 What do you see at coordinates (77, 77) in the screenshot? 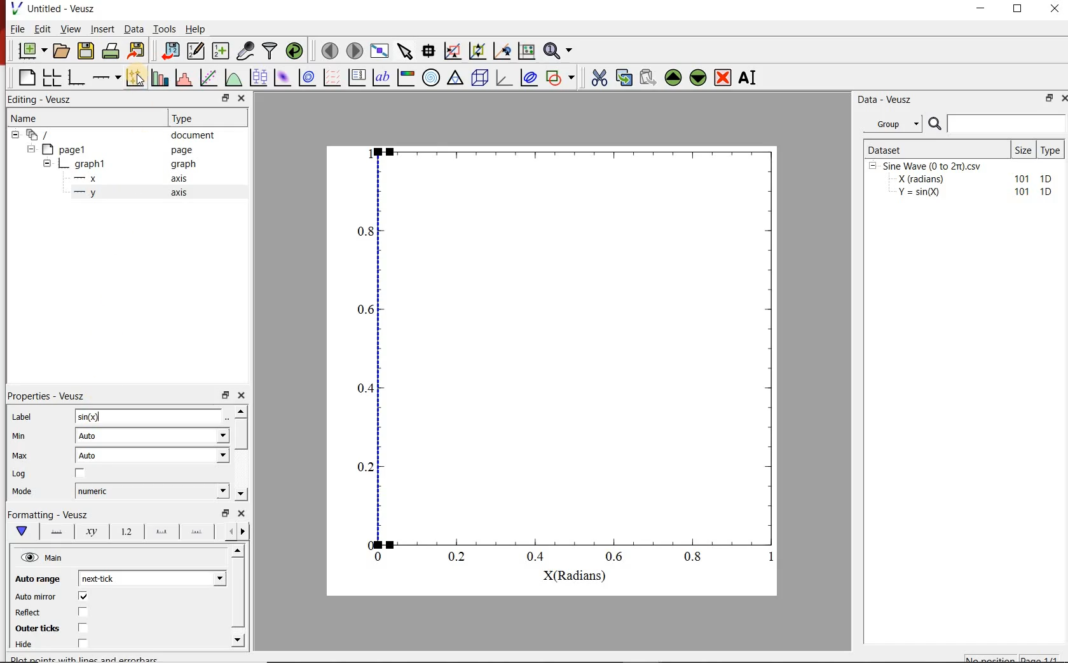
I see `Base graph` at bounding box center [77, 77].